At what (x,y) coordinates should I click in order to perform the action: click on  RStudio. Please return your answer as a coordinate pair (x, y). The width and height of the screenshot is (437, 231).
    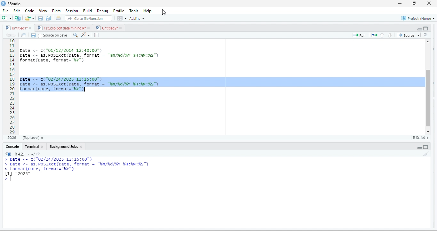
    Looking at the image, I should click on (14, 4).